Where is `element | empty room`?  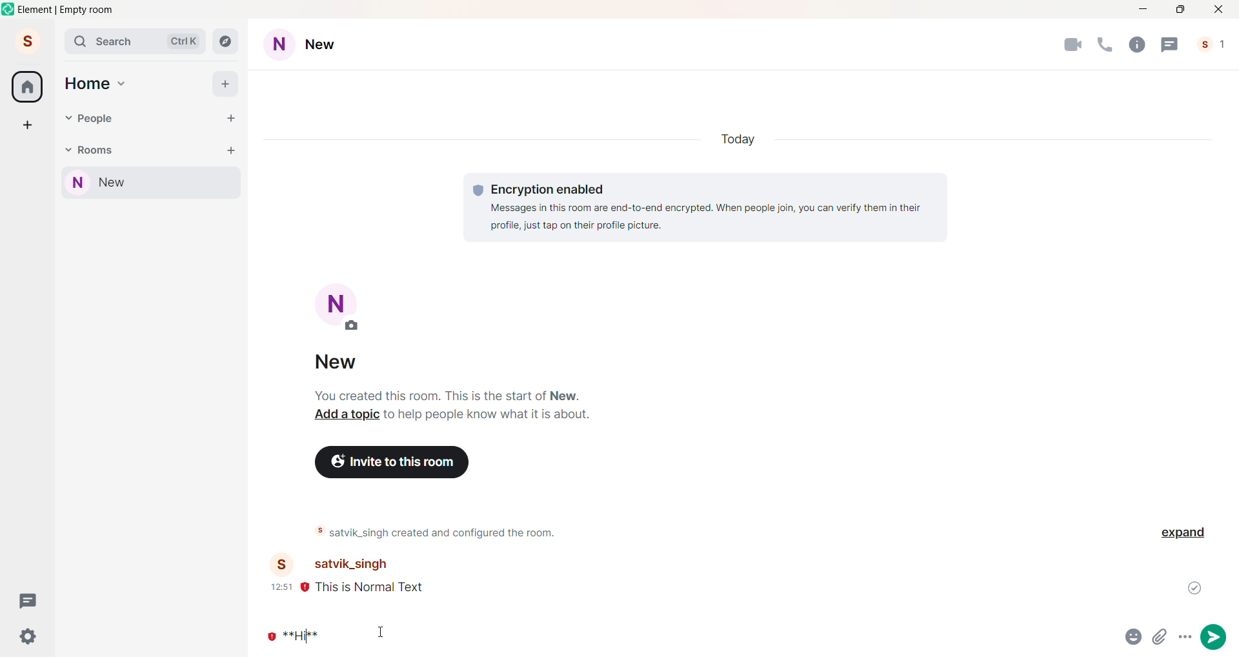
element | empty room is located at coordinates (66, 10).